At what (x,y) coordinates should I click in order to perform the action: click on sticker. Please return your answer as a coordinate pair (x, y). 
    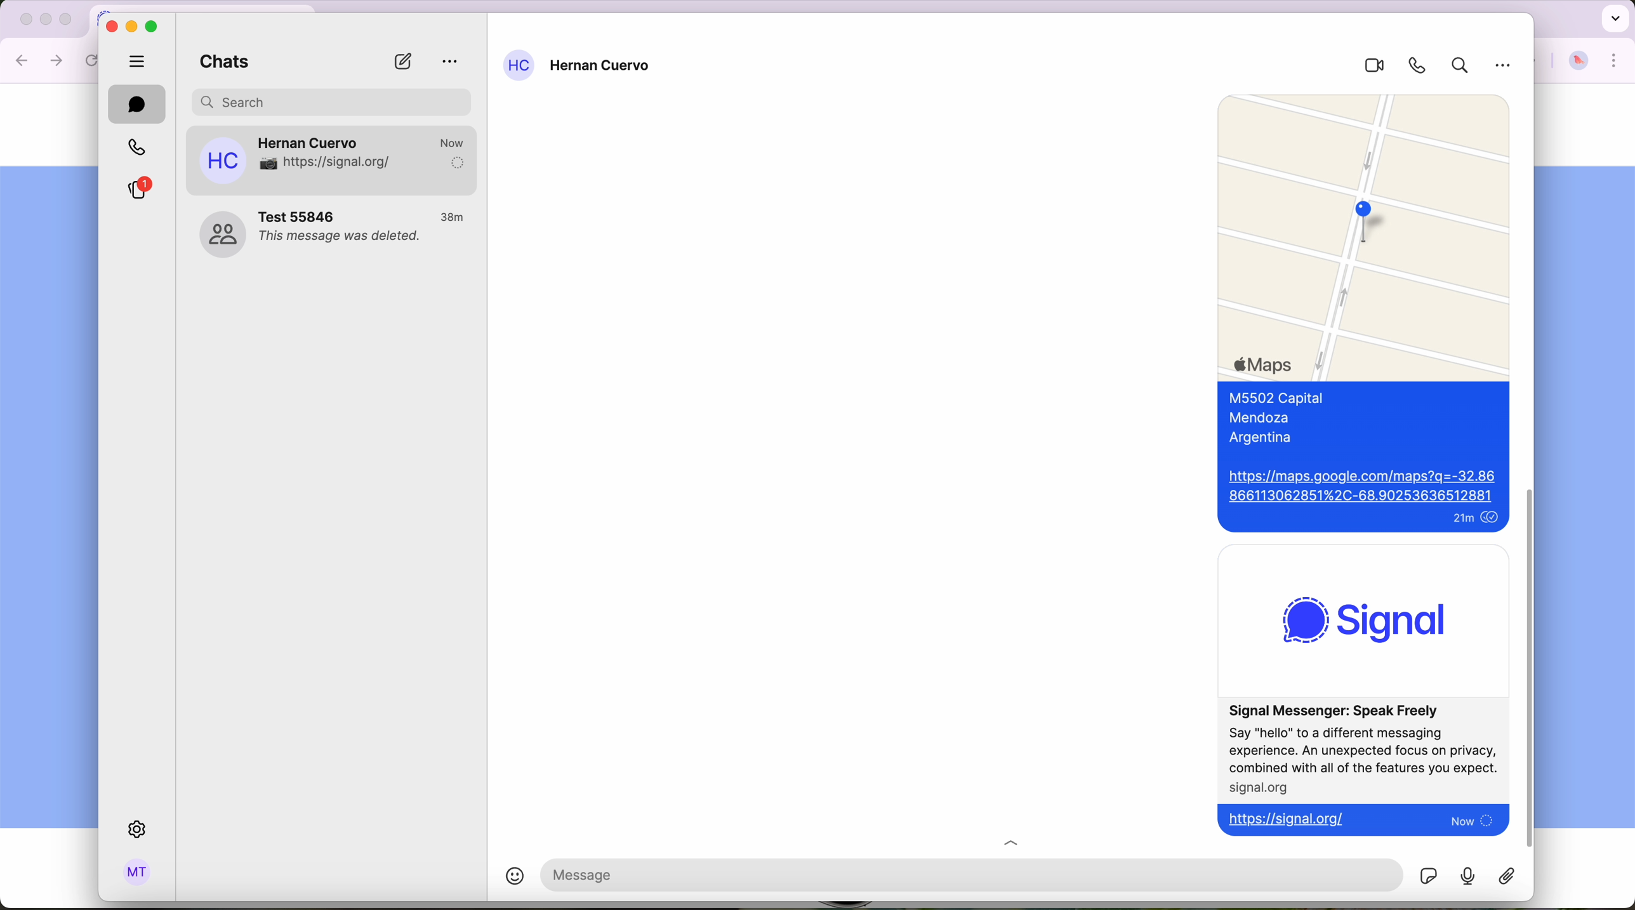
    Looking at the image, I should click on (1509, 876).